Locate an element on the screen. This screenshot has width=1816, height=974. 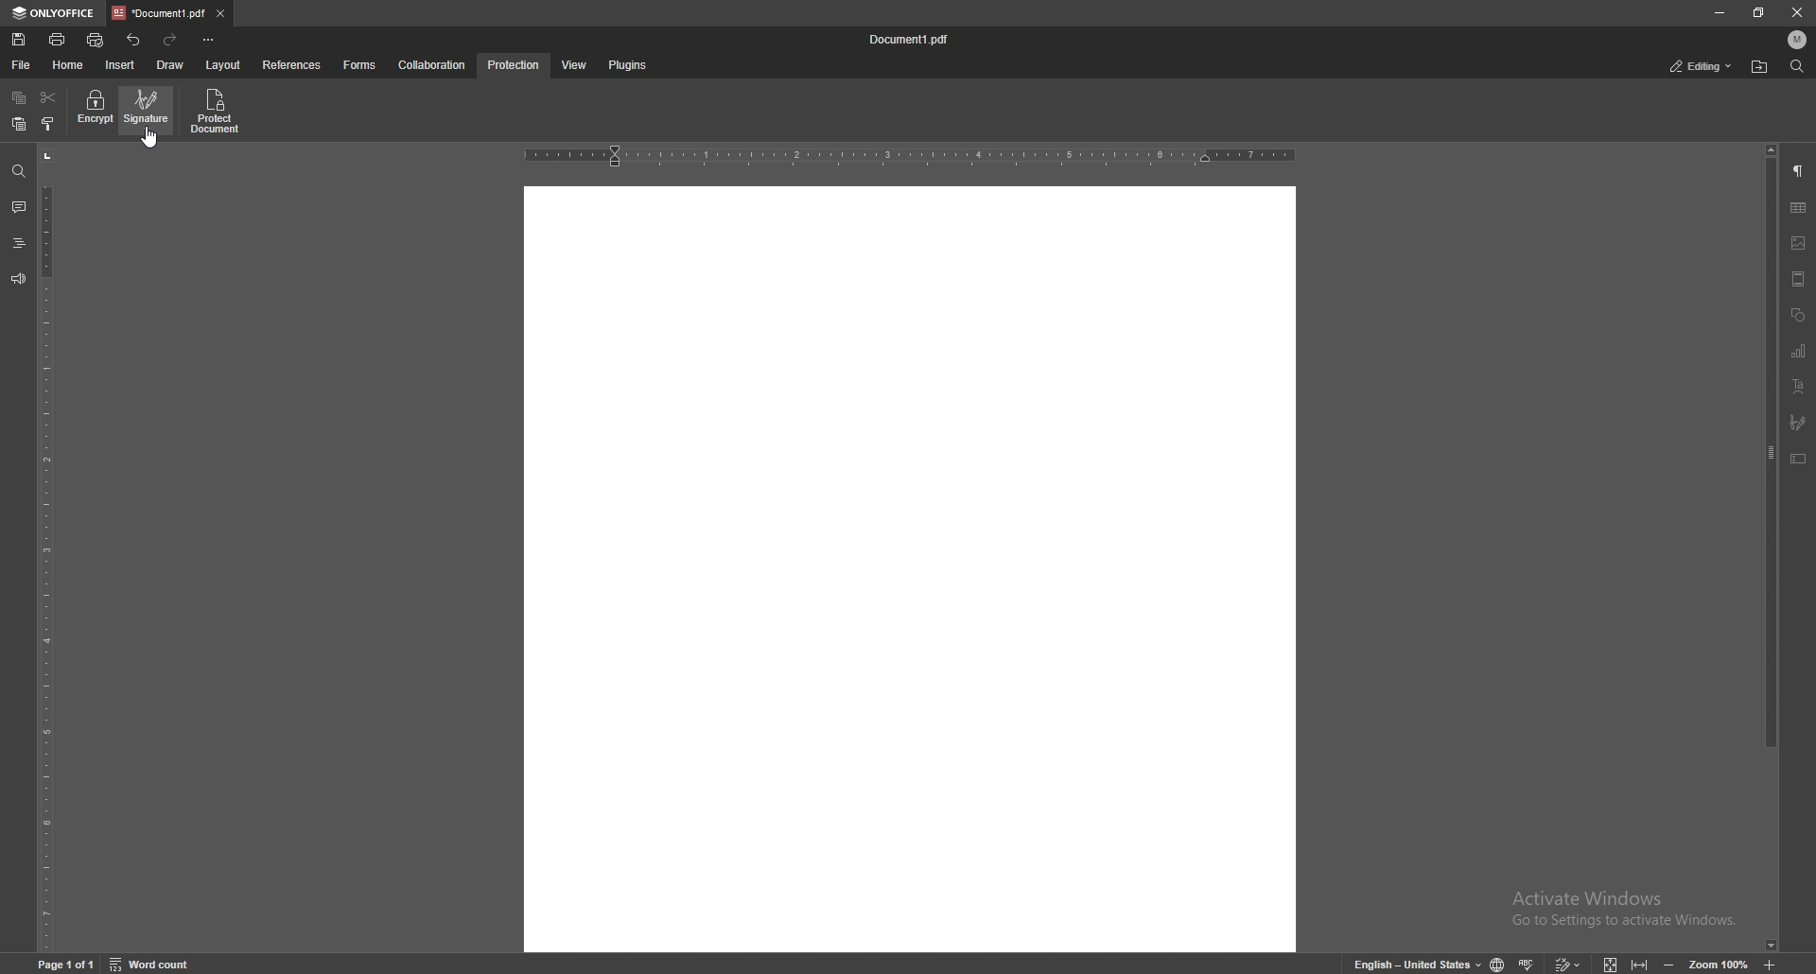
profile is located at coordinates (1798, 40).